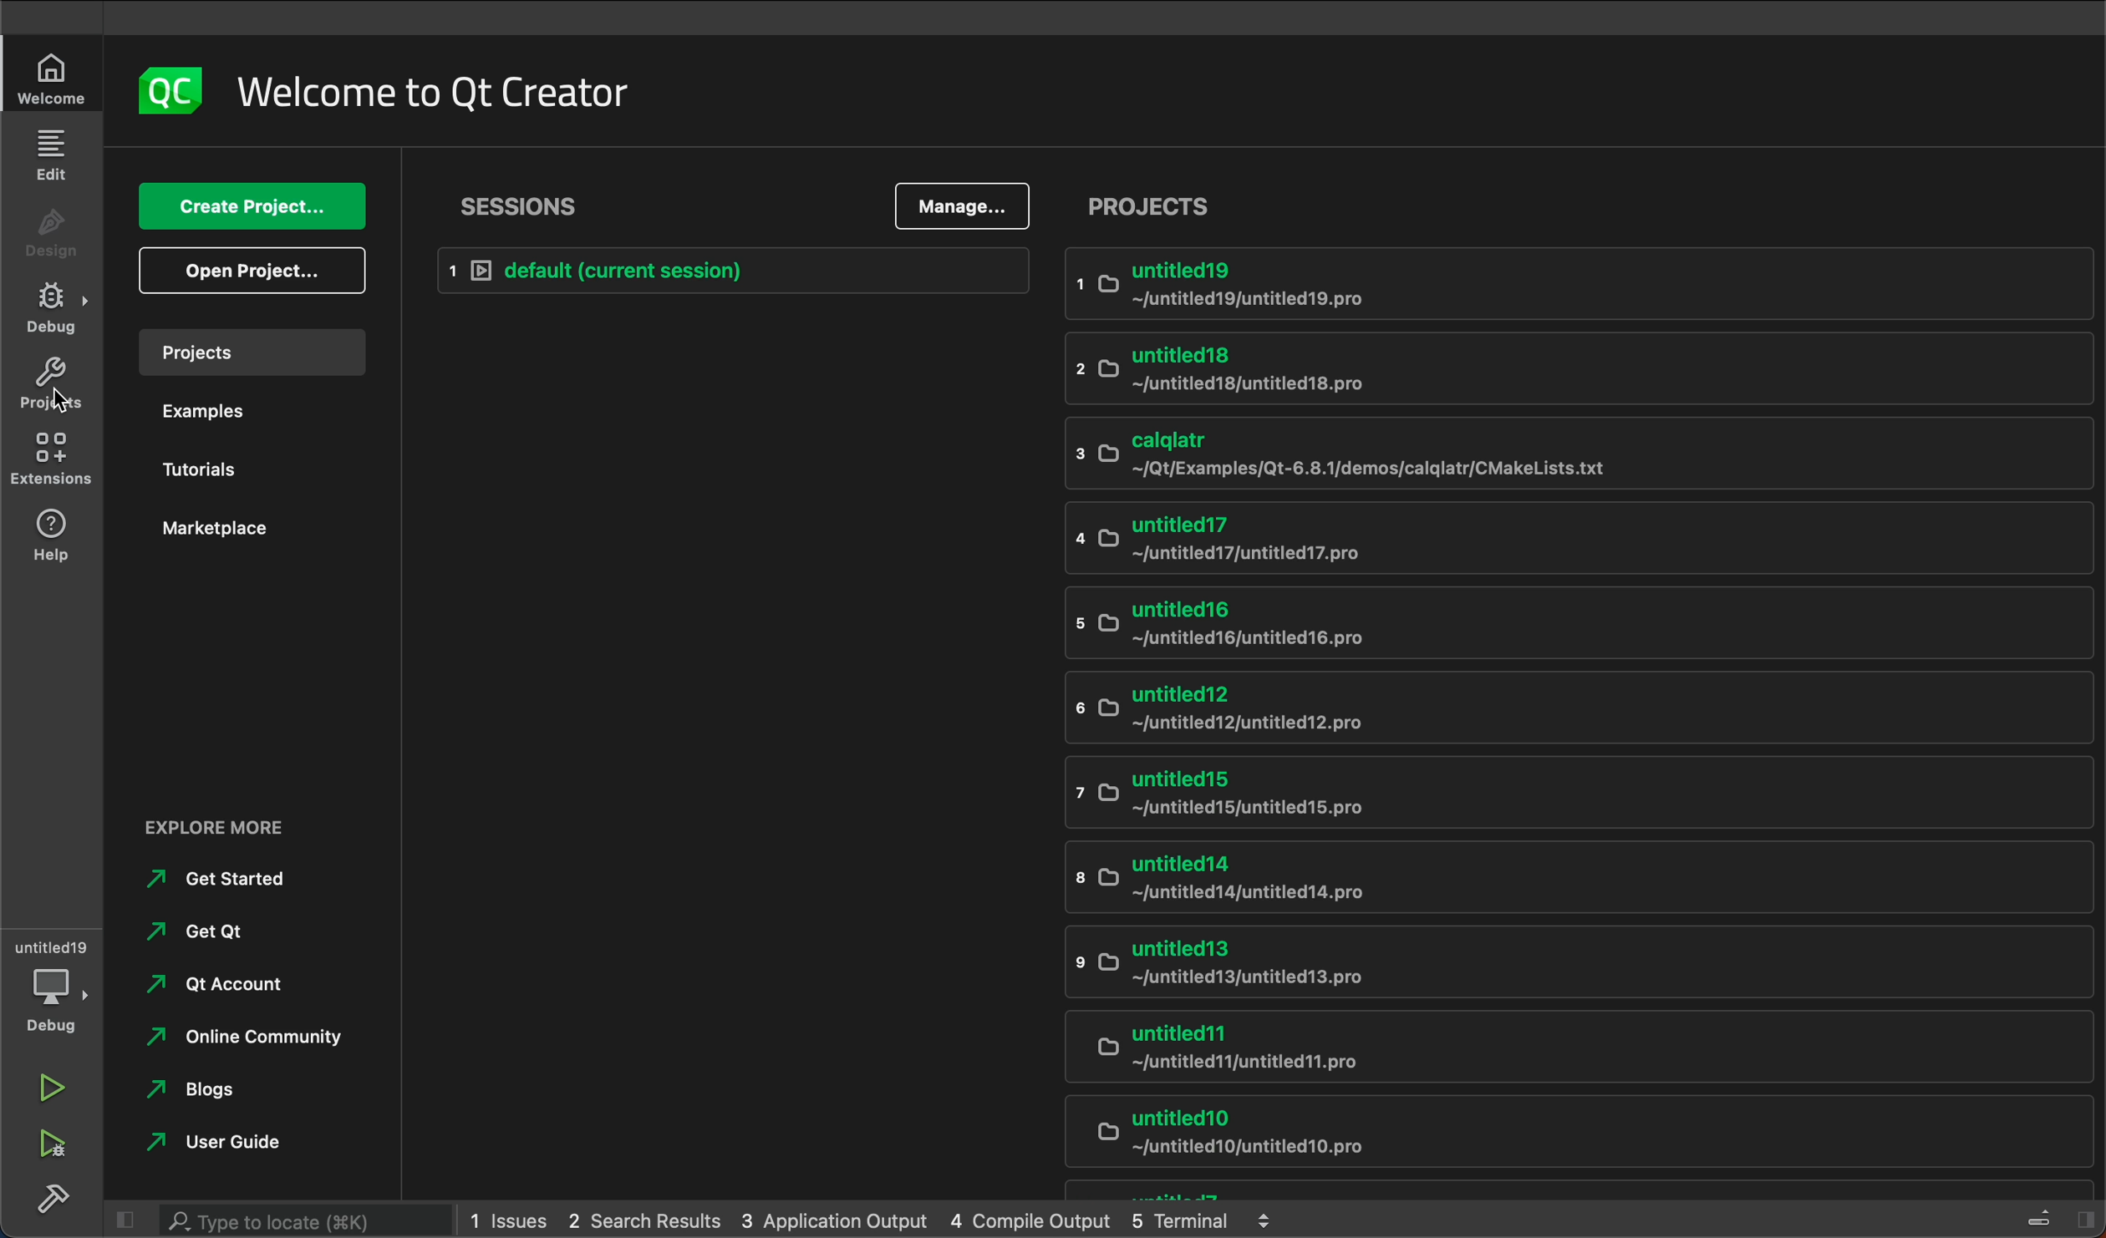 The width and height of the screenshot is (2106, 1238). I want to click on untitled14, so click(1571, 877).